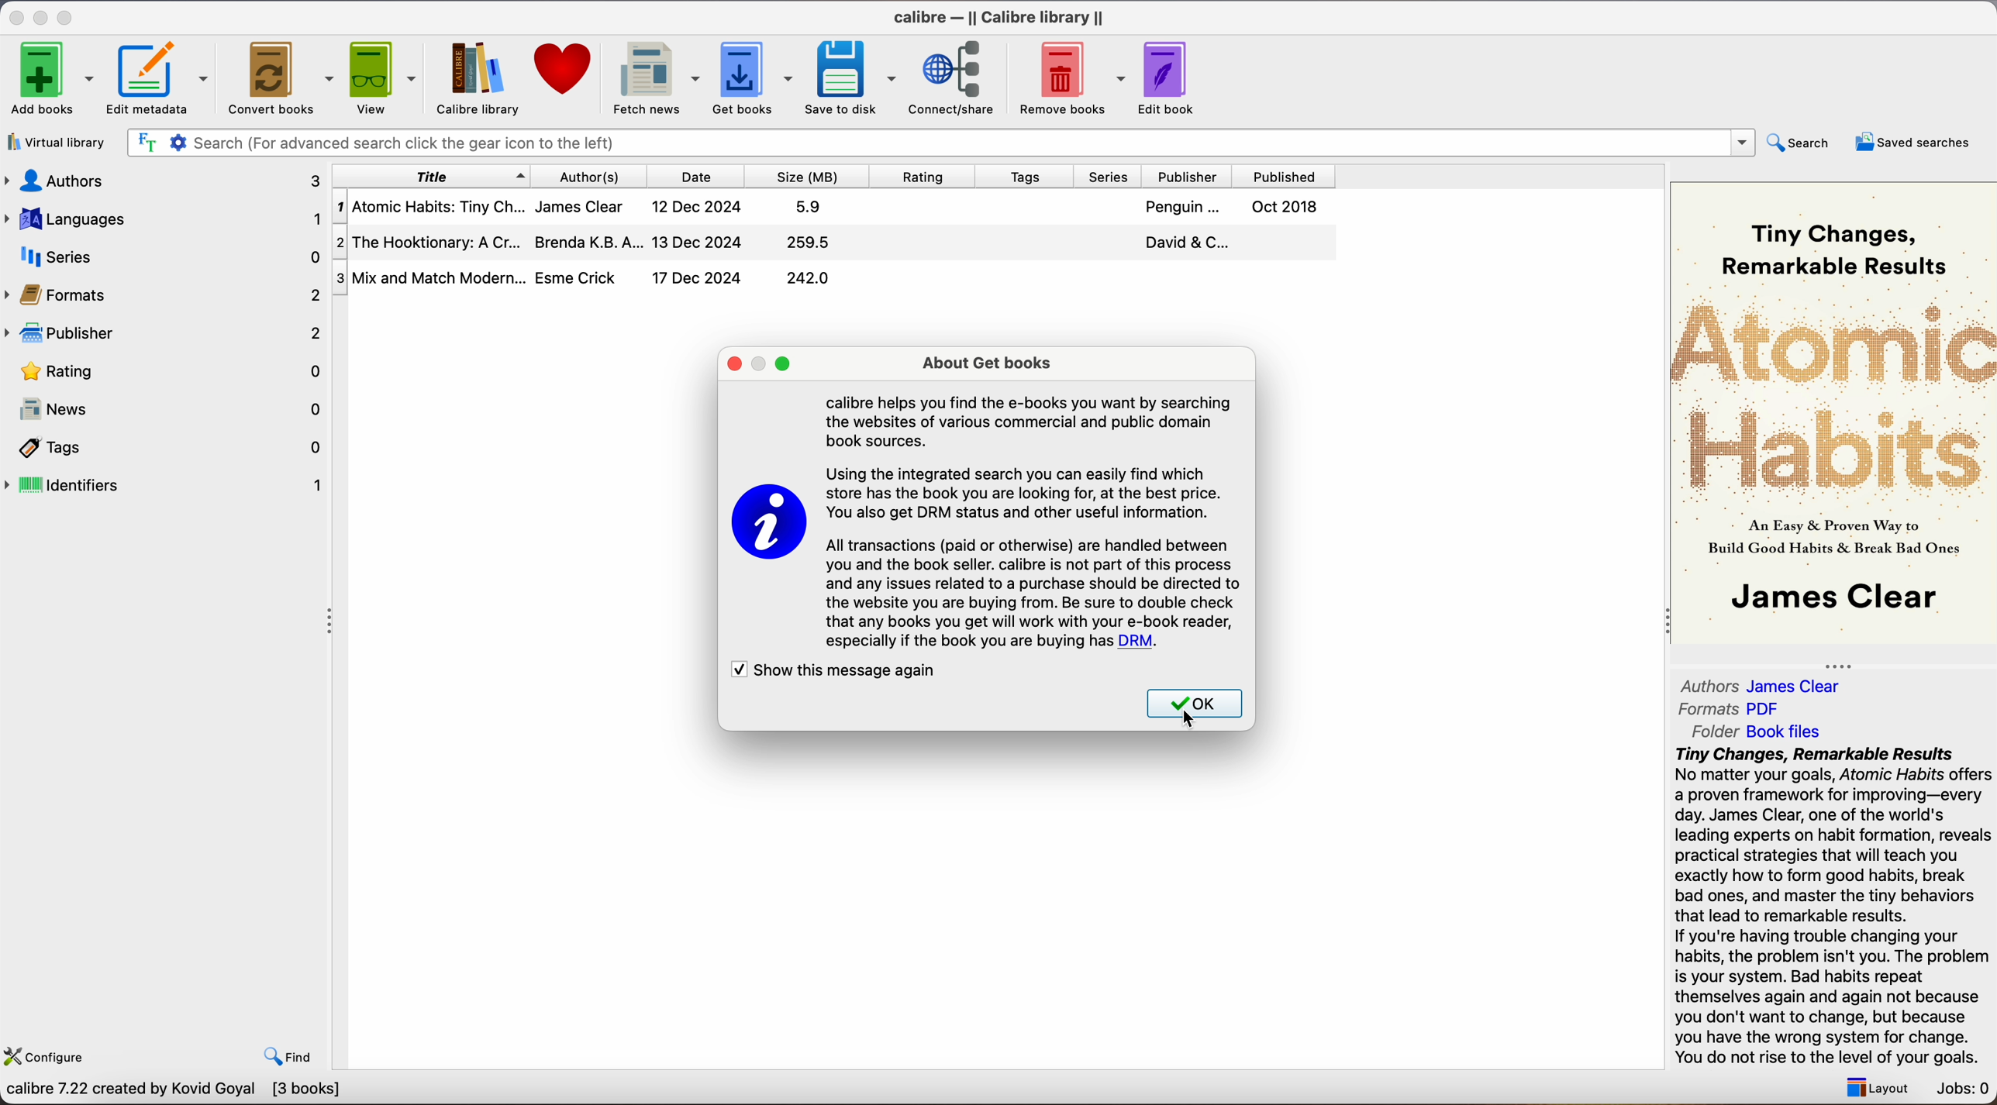  Describe the element at coordinates (1193, 177) in the screenshot. I see `publisher` at that location.